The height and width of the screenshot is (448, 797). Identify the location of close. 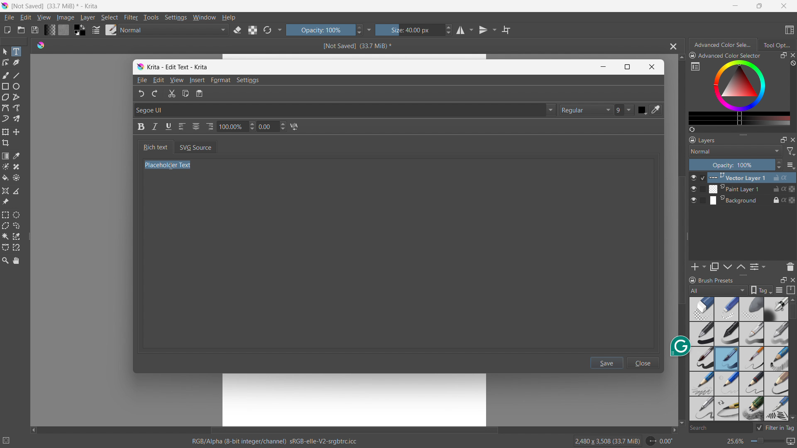
(792, 139).